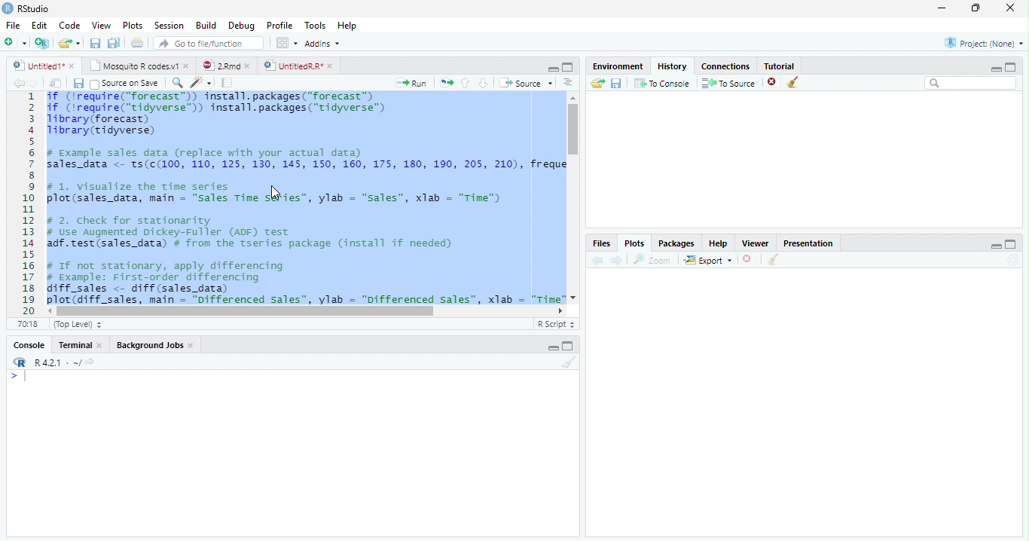 This screenshot has height=541, width=1029. What do you see at coordinates (34, 83) in the screenshot?
I see `Next` at bounding box center [34, 83].